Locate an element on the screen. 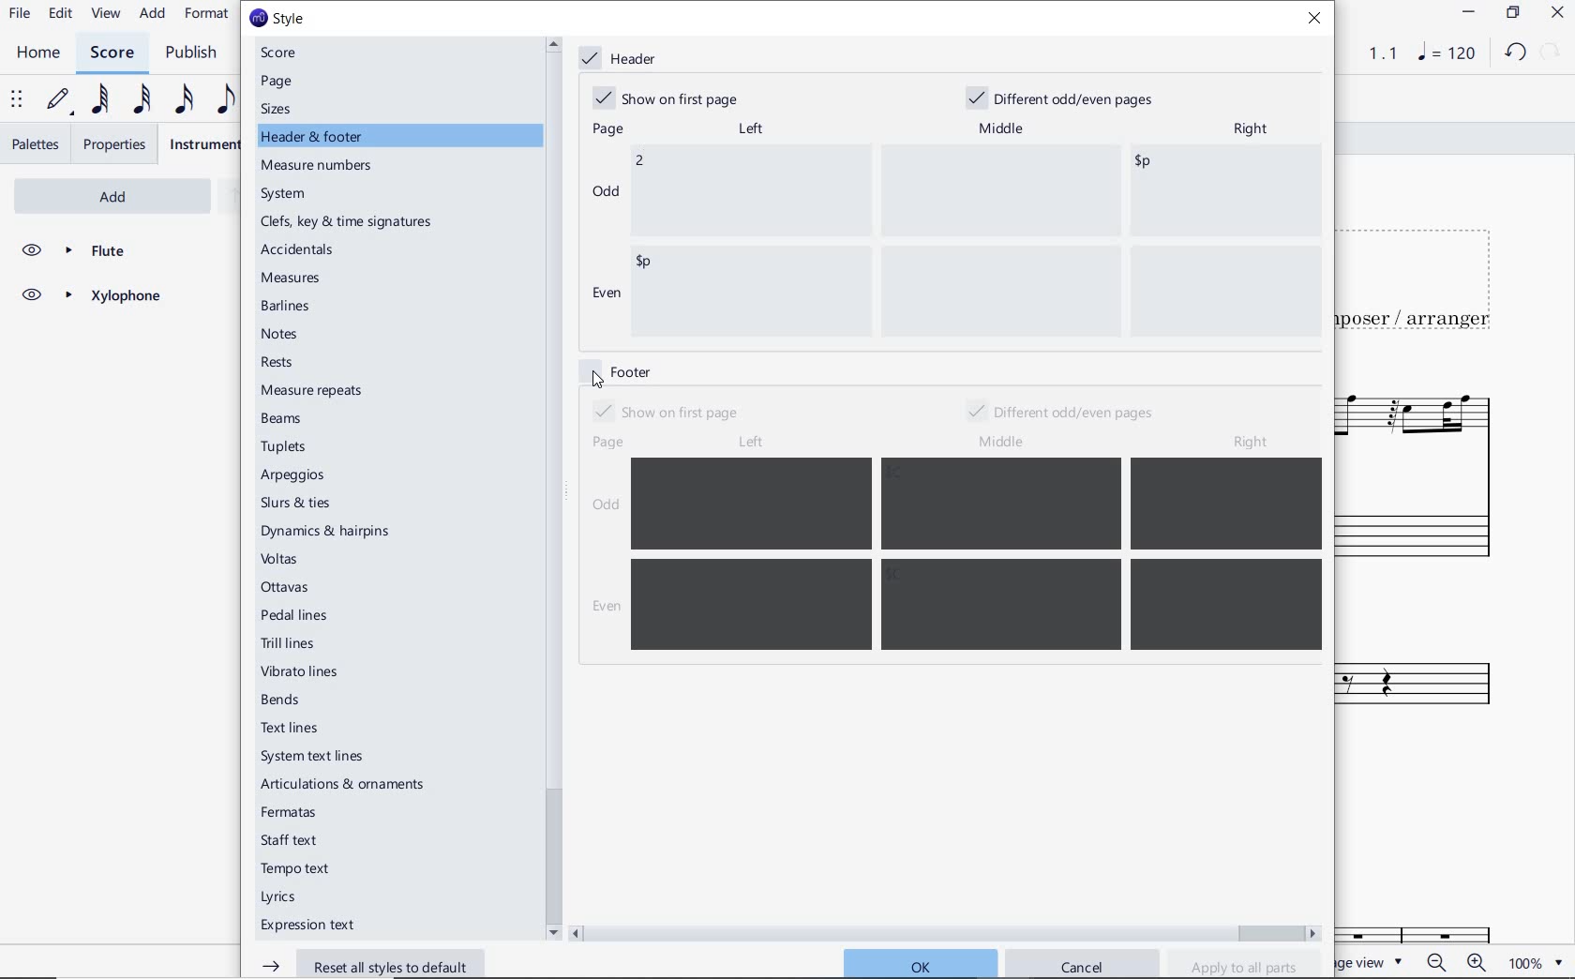 The width and height of the screenshot is (1575, 979). VIEW is located at coordinates (107, 14).